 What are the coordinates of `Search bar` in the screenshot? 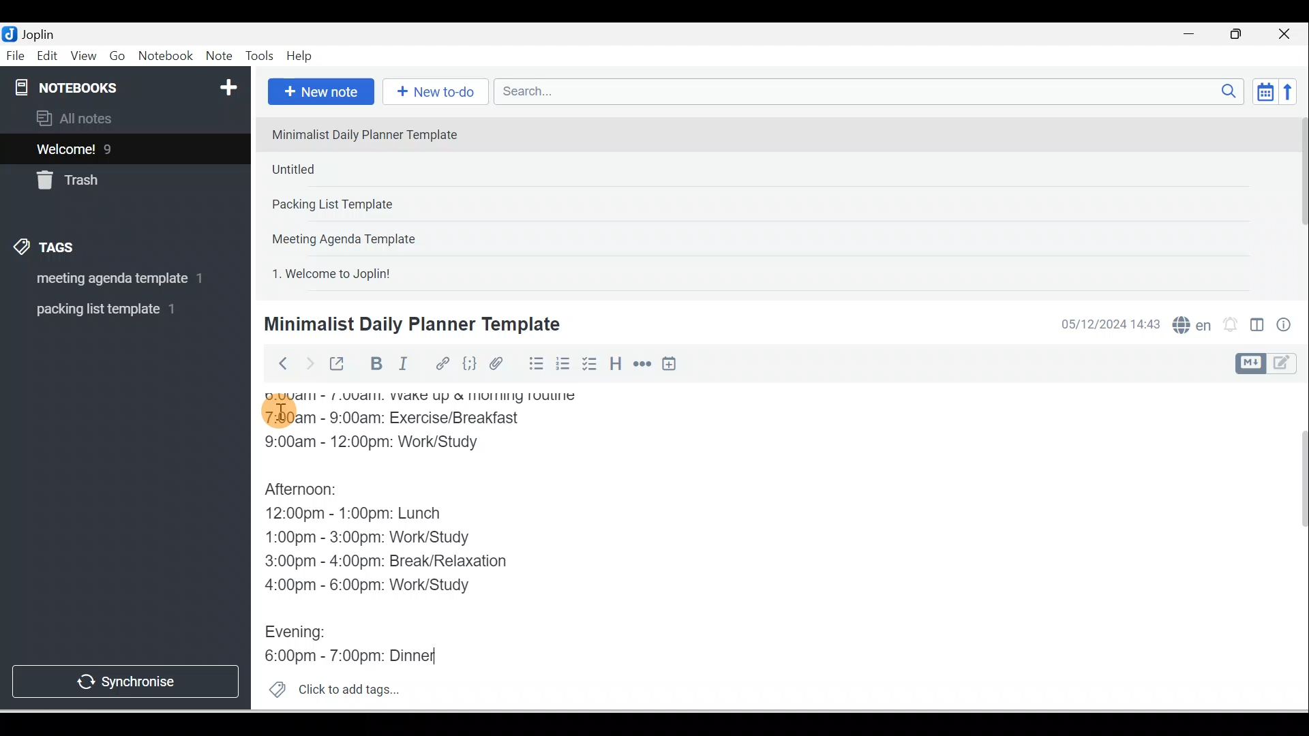 It's located at (873, 91).